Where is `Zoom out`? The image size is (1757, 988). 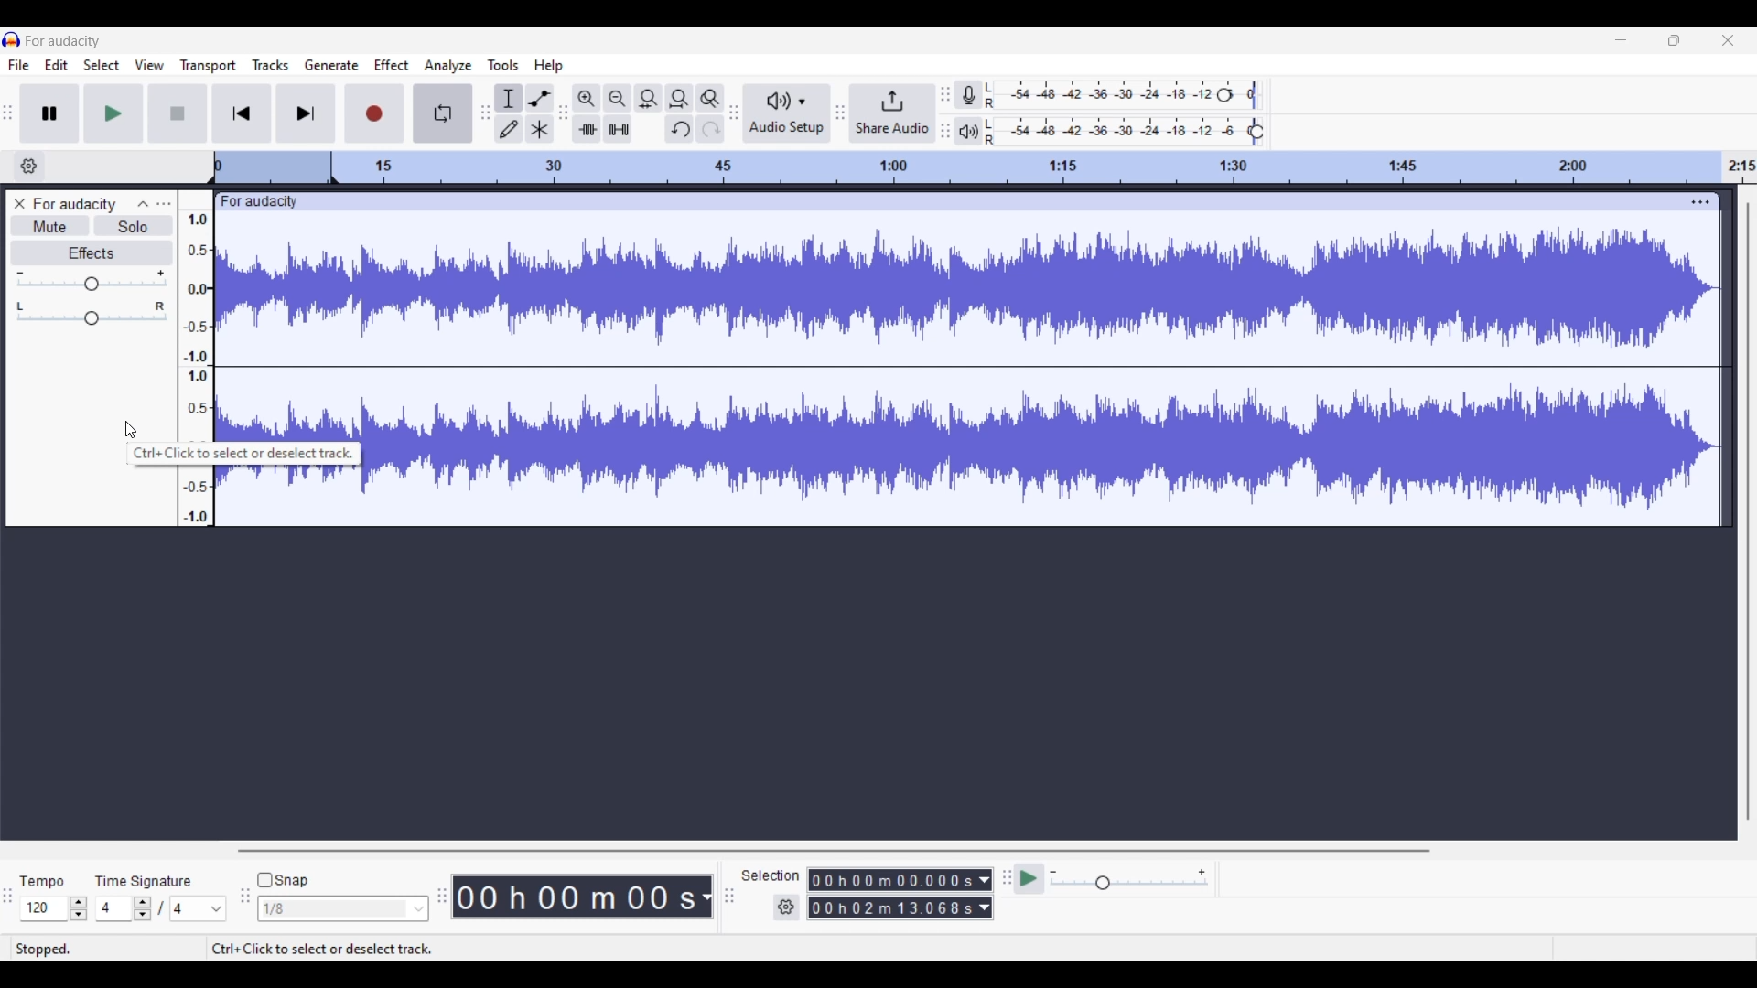
Zoom out is located at coordinates (617, 98).